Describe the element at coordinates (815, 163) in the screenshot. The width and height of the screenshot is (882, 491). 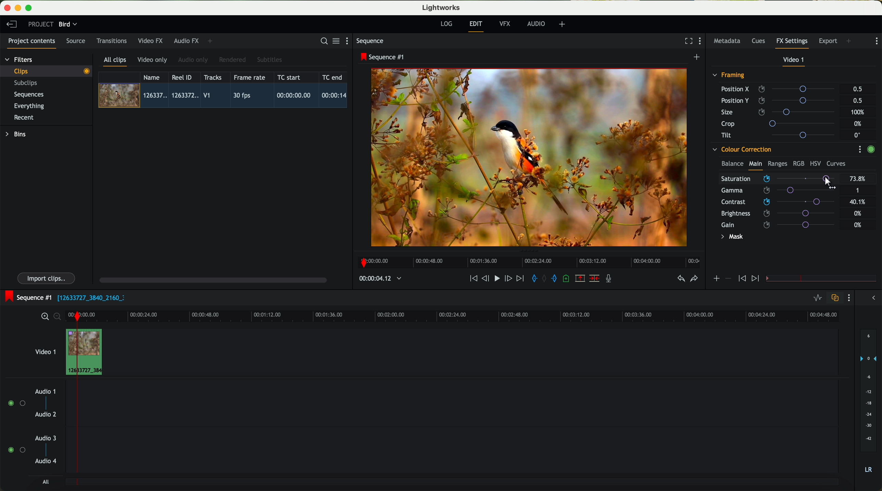
I see `HSV` at that location.